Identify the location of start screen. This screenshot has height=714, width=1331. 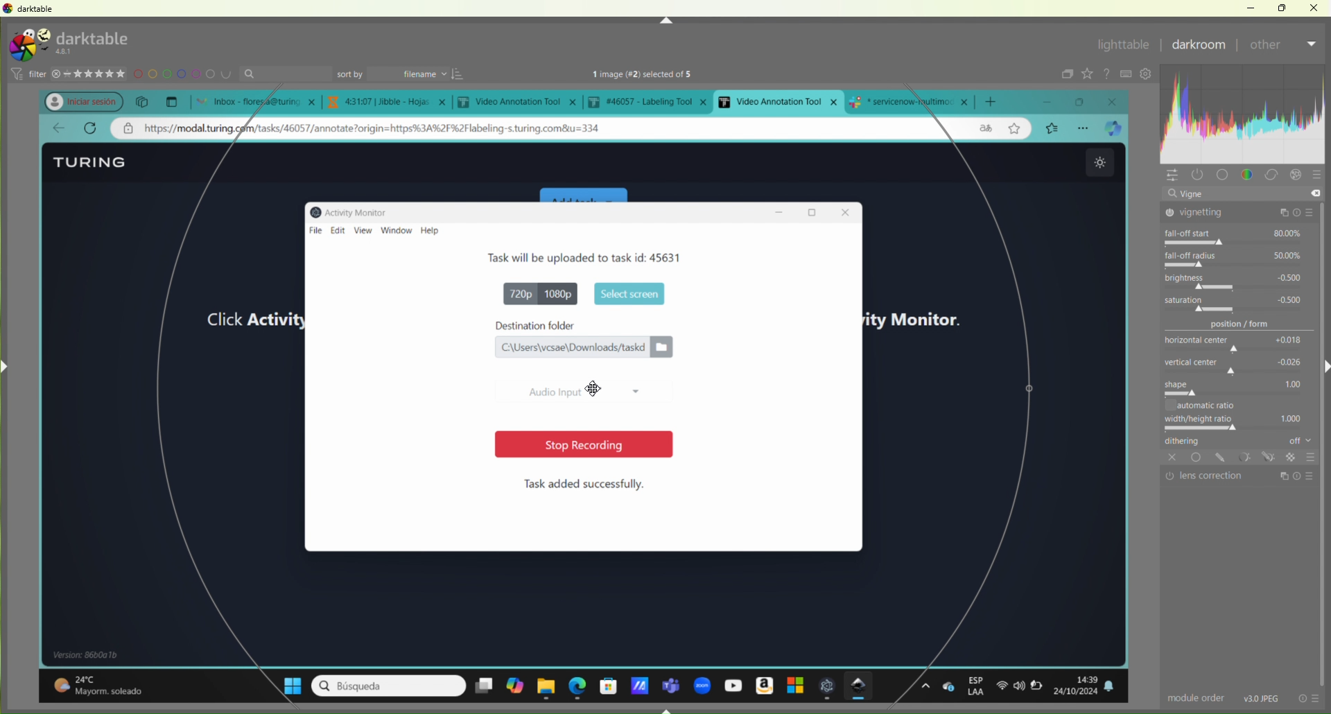
(627, 293).